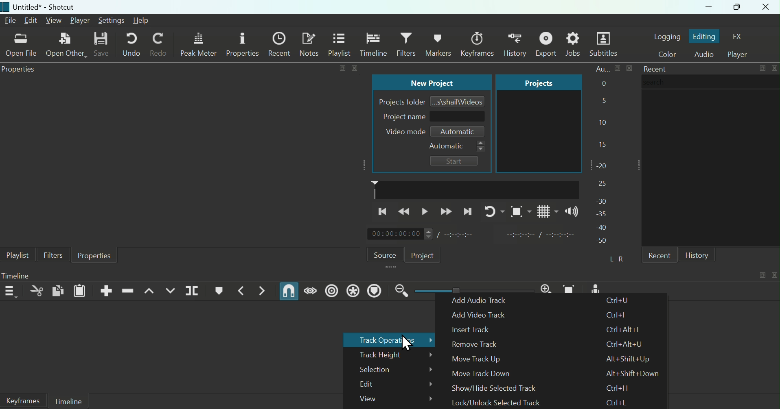  Describe the element at coordinates (80, 20) in the screenshot. I see `Player` at that location.